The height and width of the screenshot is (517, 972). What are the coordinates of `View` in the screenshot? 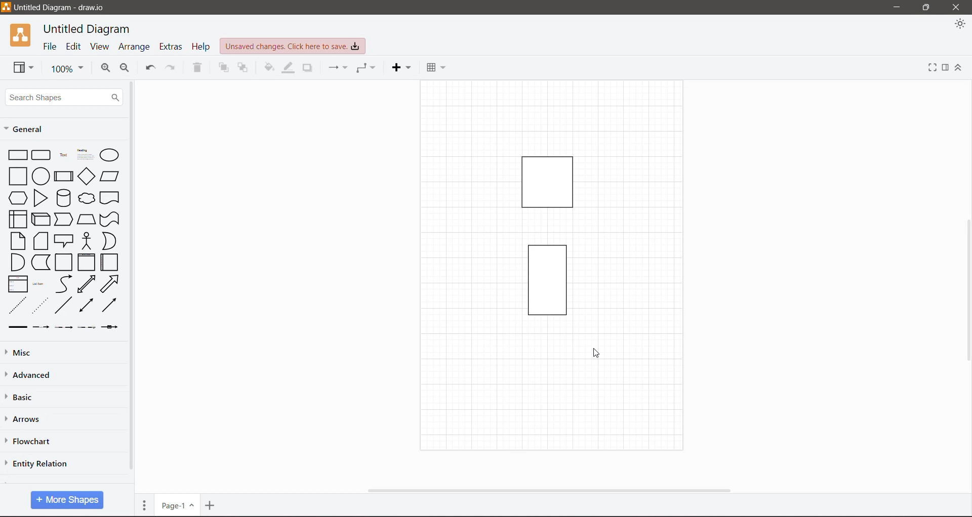 It's located at (23, 67).